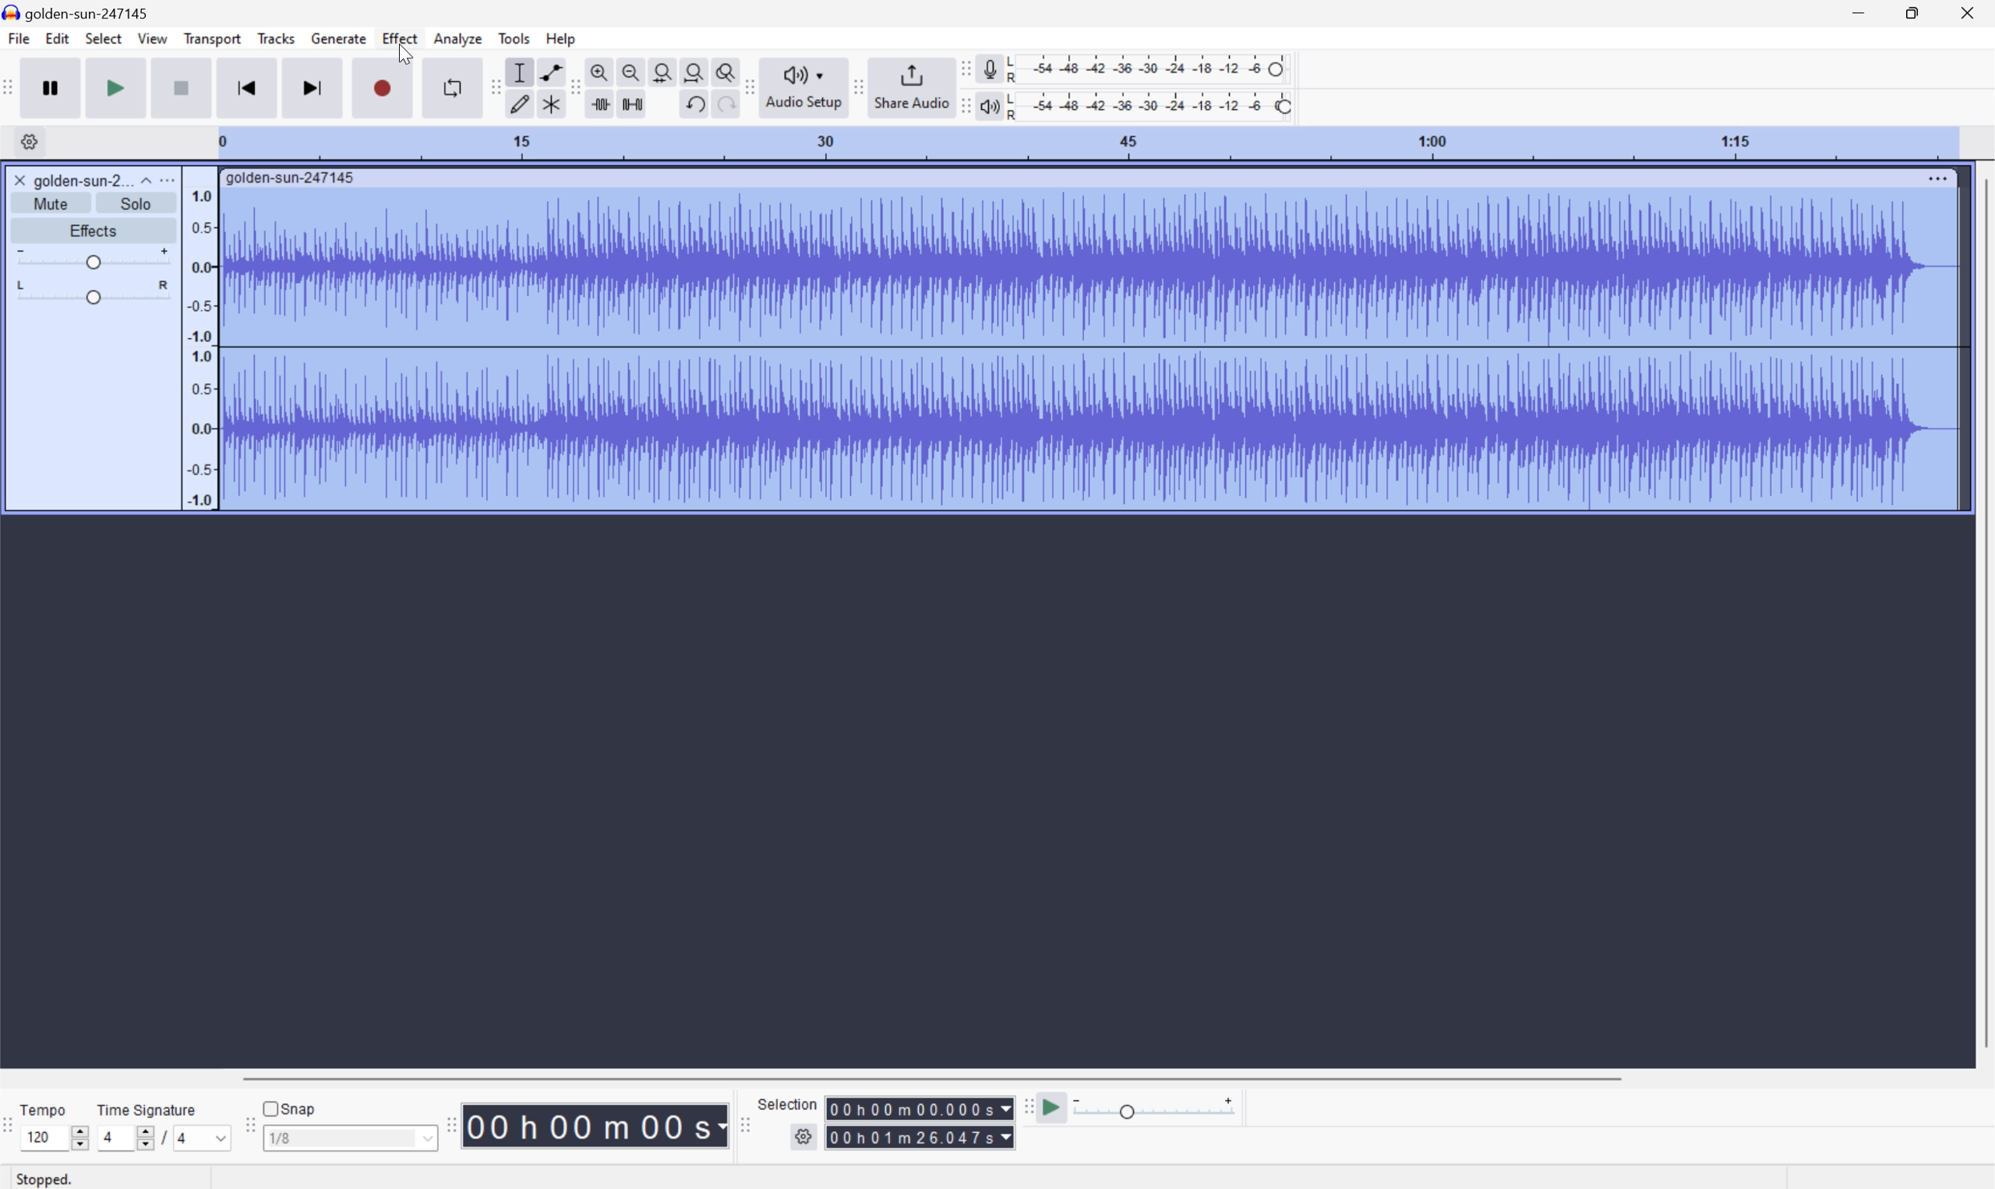  What do you see at coordinates (1912, 13) in the screenshot?
I see `Restore Down` at bounding box center [1912, 13].